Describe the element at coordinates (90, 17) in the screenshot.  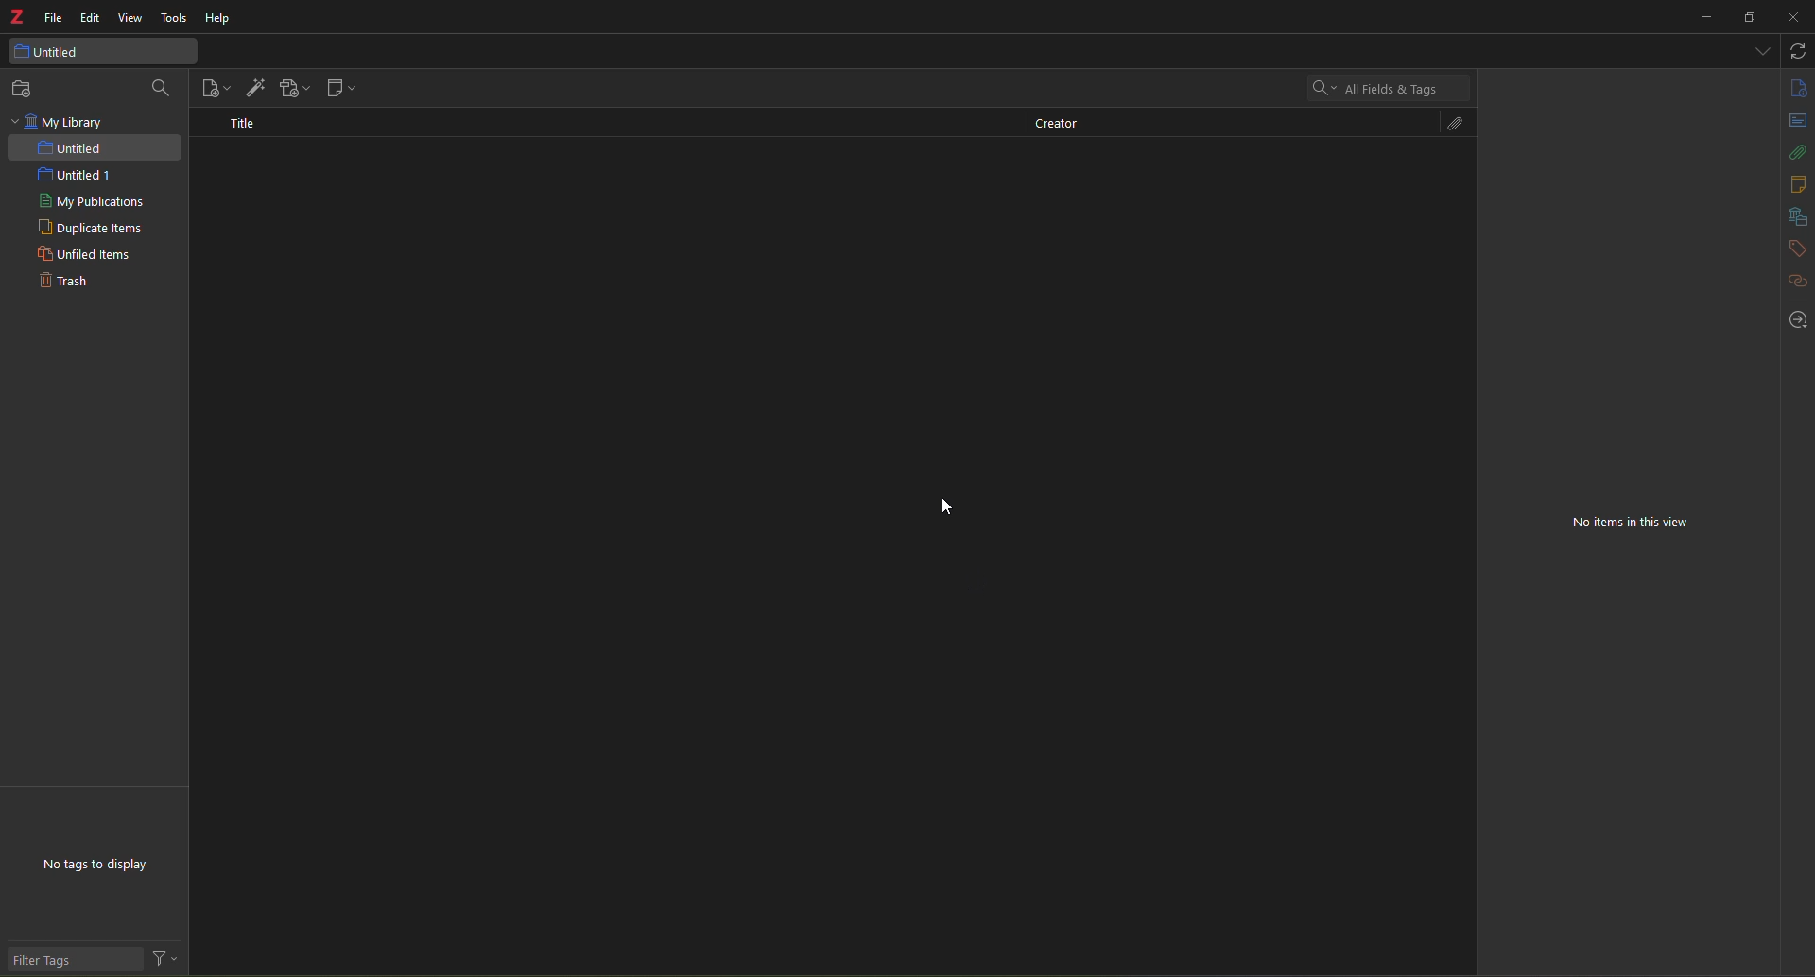
I see `edit` at that location.